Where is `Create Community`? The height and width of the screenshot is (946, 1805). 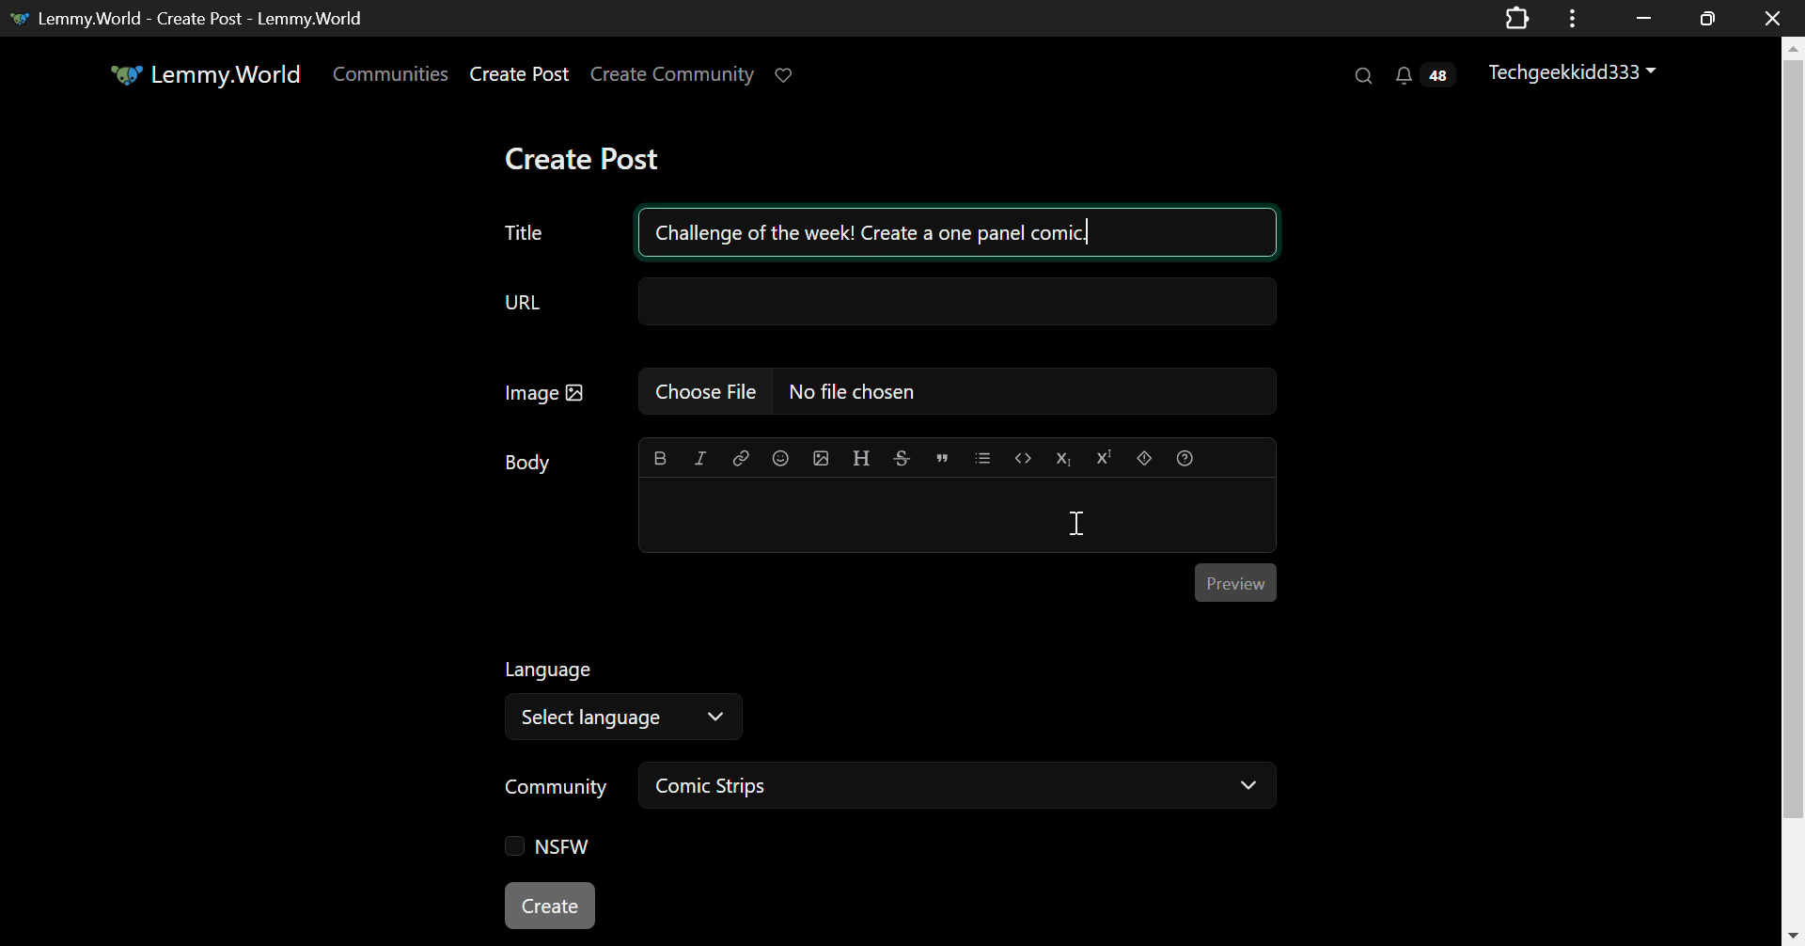
Create Community is located at coordinates (673, 75).